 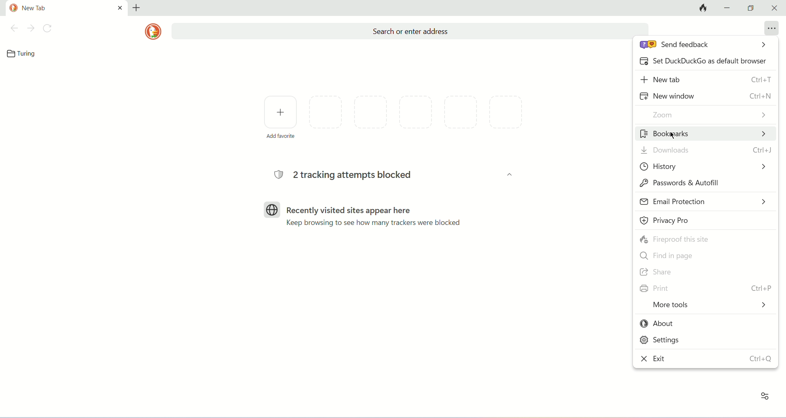 What do you see at coordinates (766, 397) in the screenshot?
I see `homepage settings` at bounding box center [766, 397].